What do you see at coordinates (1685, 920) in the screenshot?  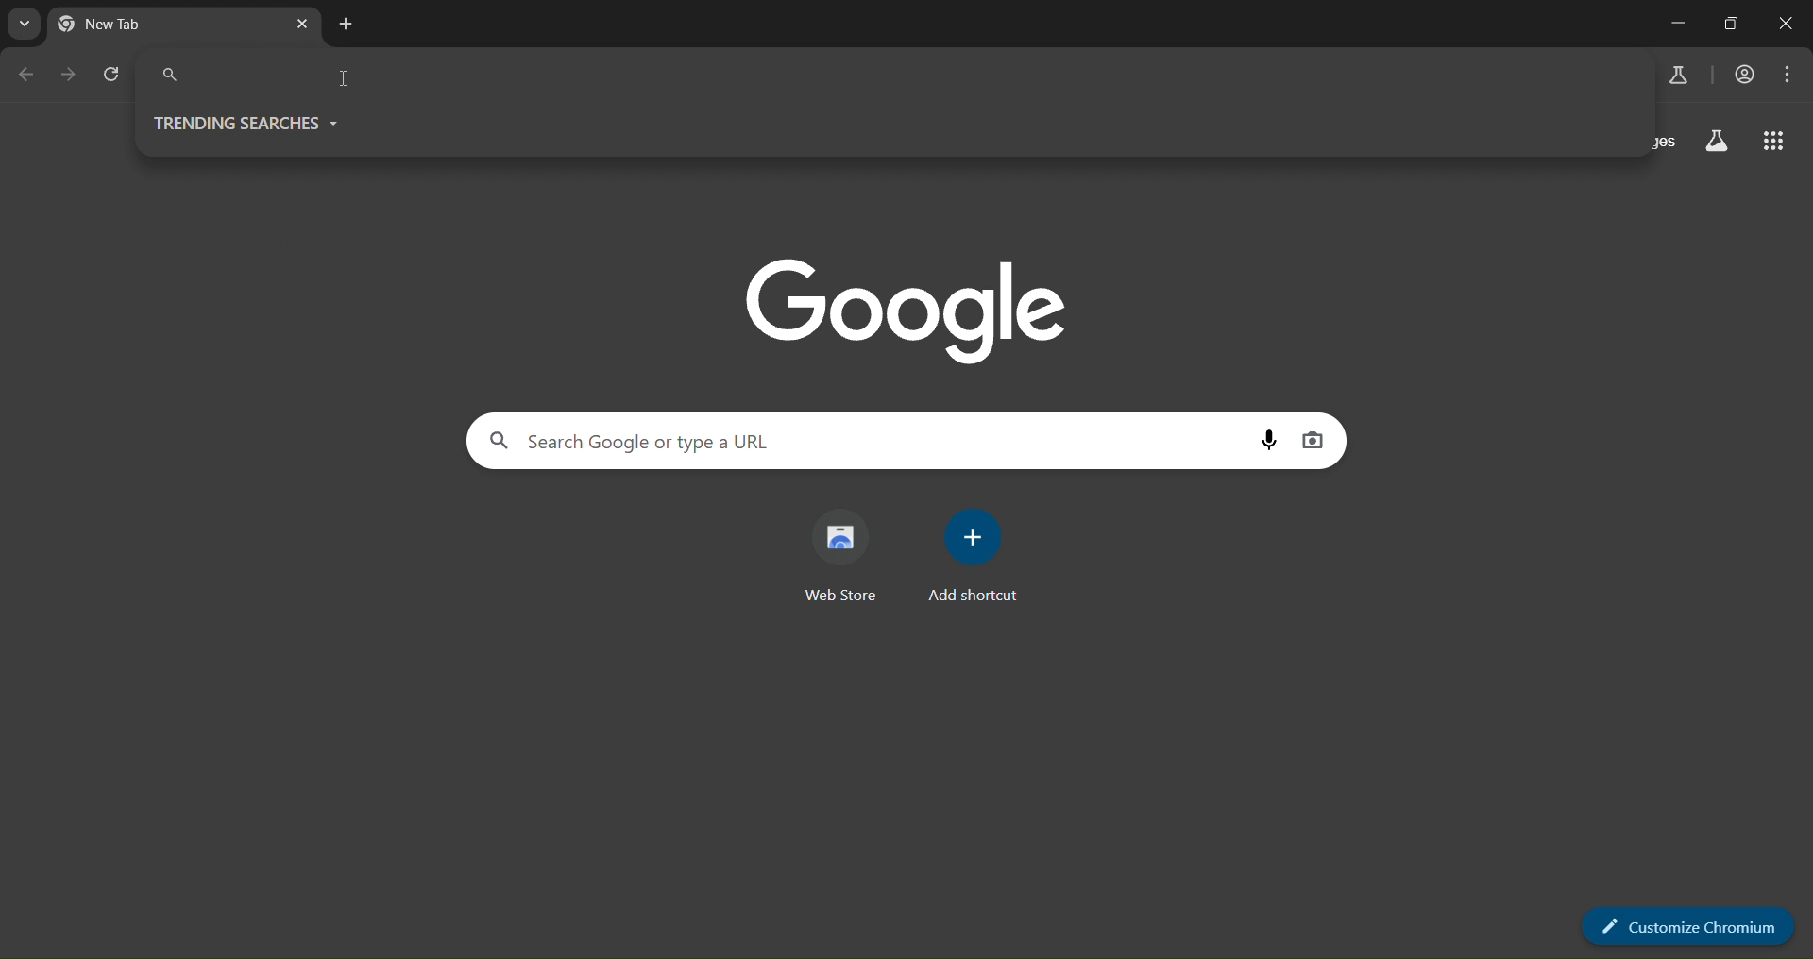 I see `customize chrome` at bounding box center [1685, 920].